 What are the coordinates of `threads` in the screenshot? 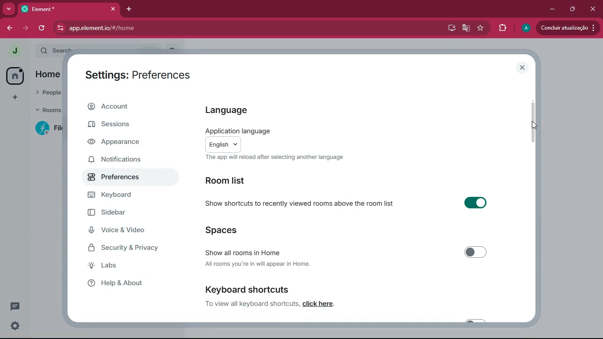 It's located at (14, 307).